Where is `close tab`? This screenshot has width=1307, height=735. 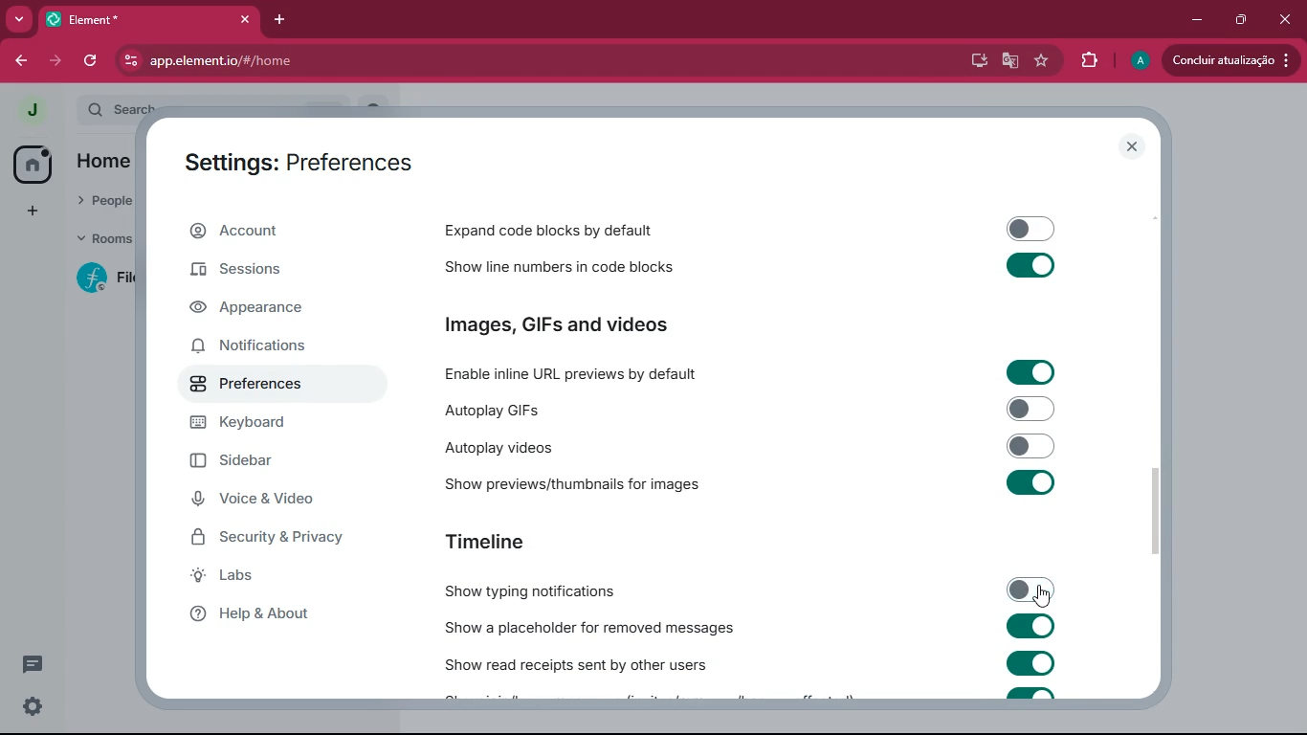
close tab is located at coordinates (245, 19).